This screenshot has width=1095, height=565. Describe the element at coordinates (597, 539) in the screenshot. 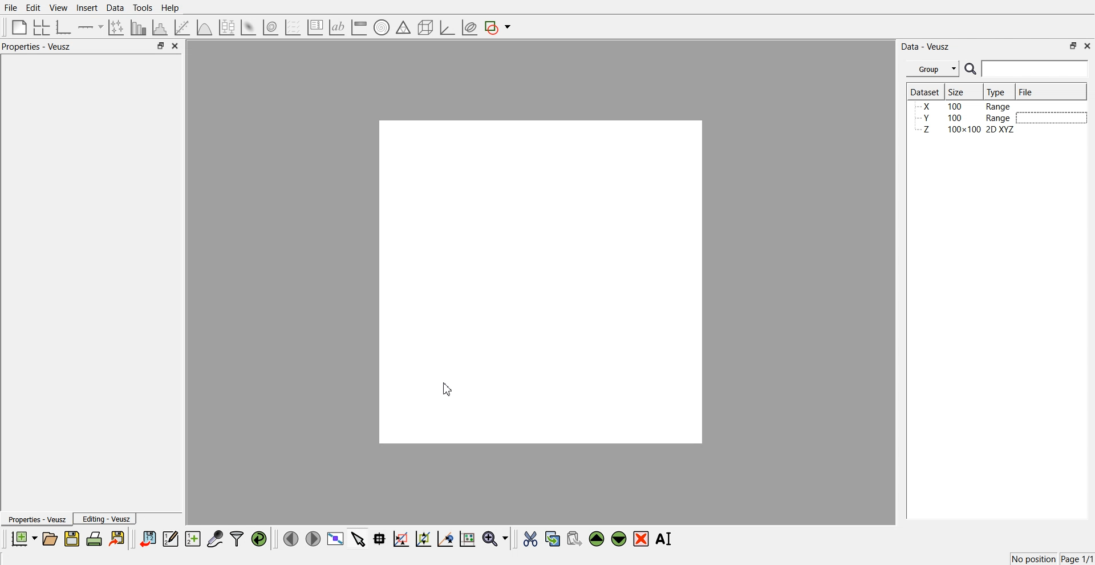

I see `Move up the selected widget` at that location.